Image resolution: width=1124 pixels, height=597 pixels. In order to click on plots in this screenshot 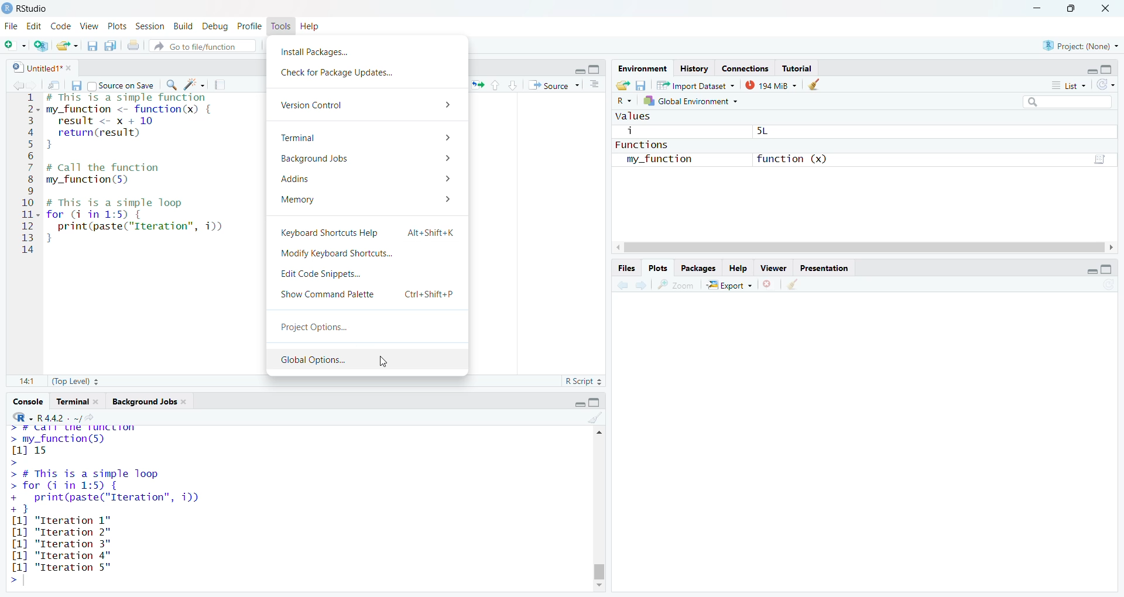, I will do `click(659, 269)`.